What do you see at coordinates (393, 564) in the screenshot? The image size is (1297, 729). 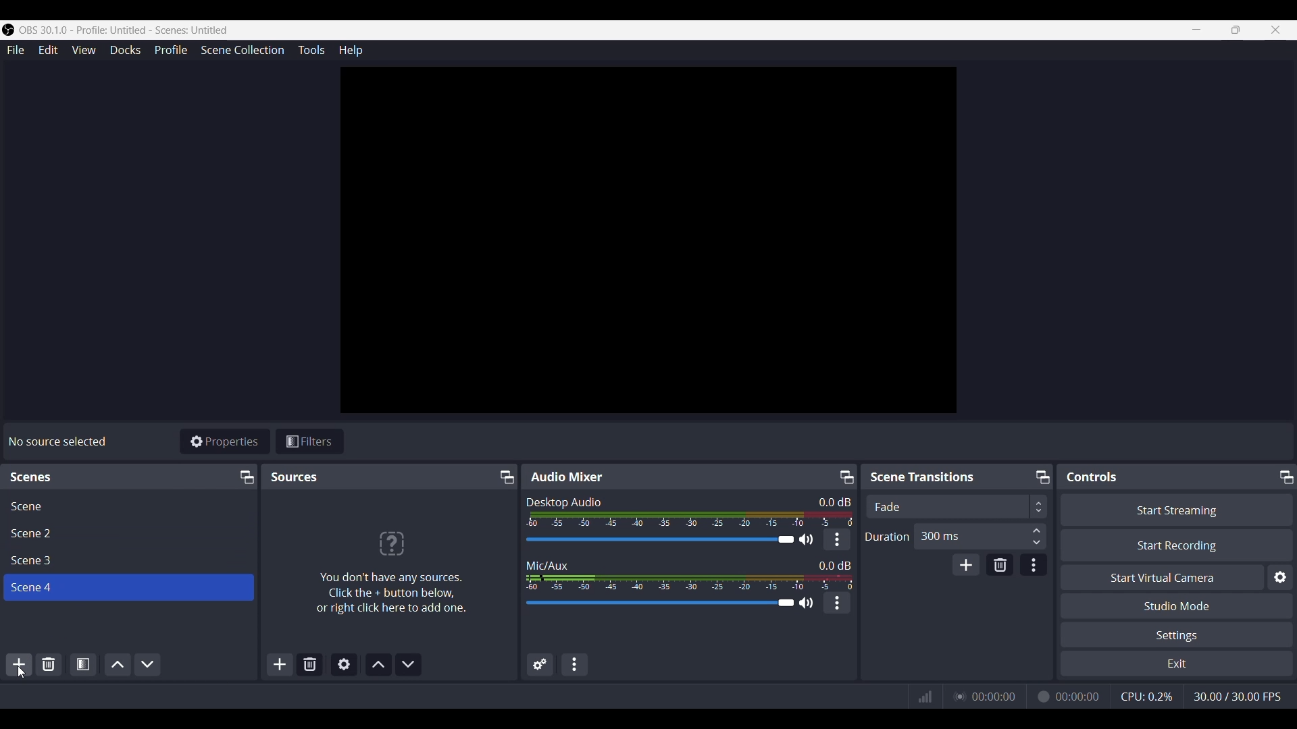 I see `"No sources added" text` at bounding box center [393, 564].